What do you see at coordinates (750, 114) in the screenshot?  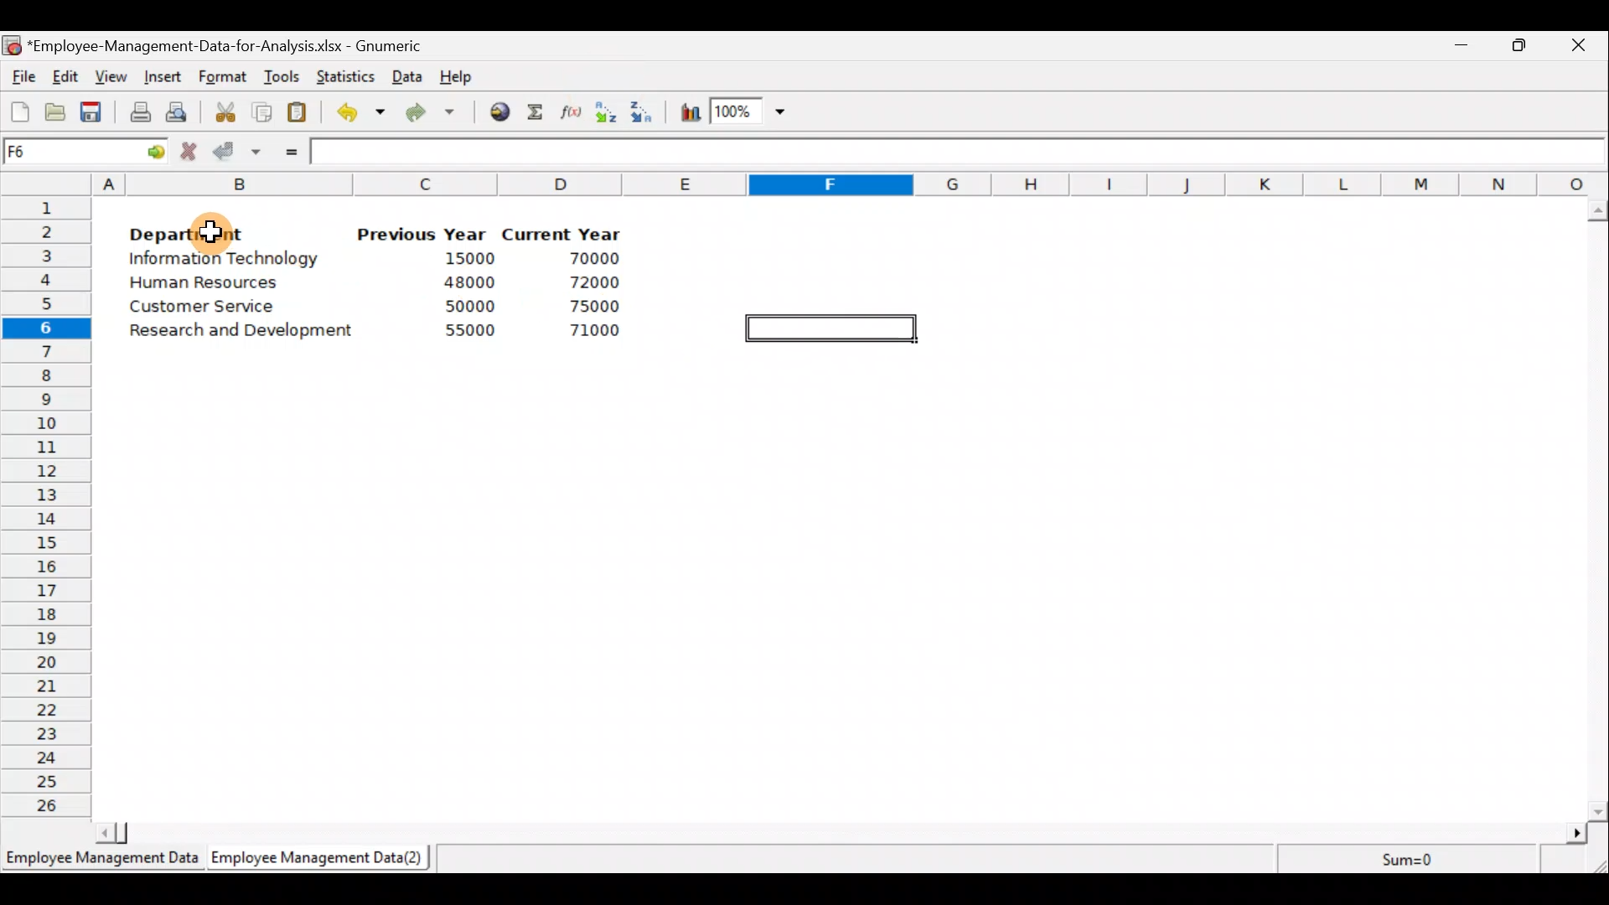 I see `Zoom` at bounding box center [750, 114].